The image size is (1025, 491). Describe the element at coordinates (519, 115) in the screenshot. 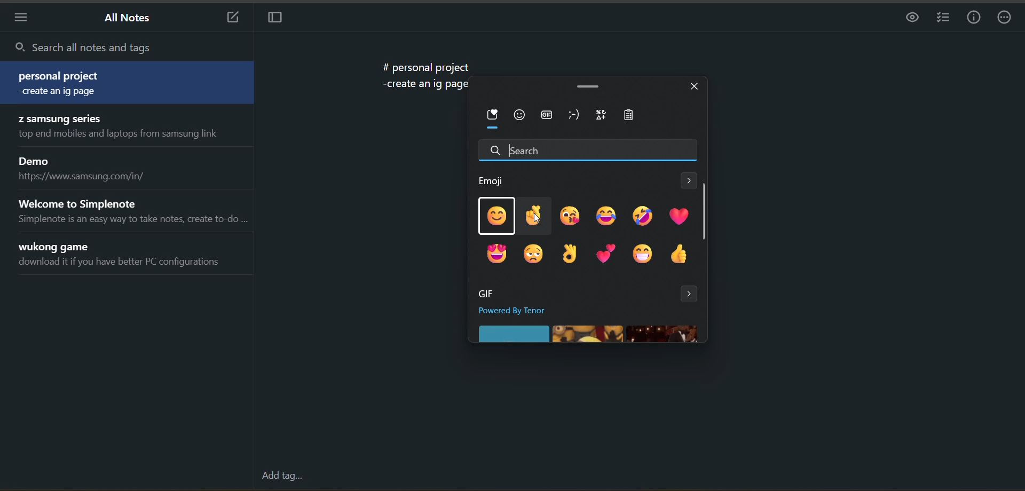

I see `emoji` at that location.